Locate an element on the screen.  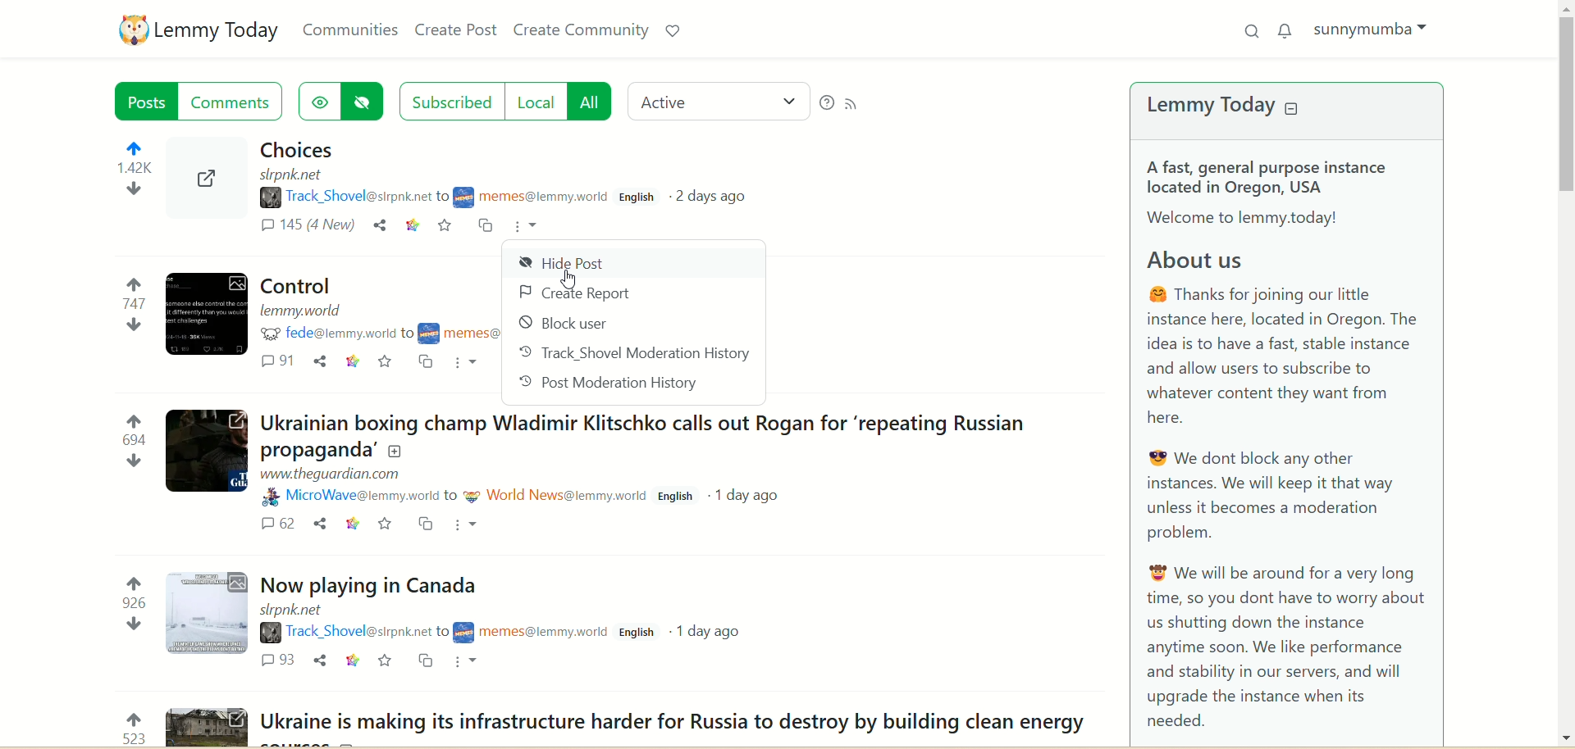
votes up and down is located at coordinates (123, 606).